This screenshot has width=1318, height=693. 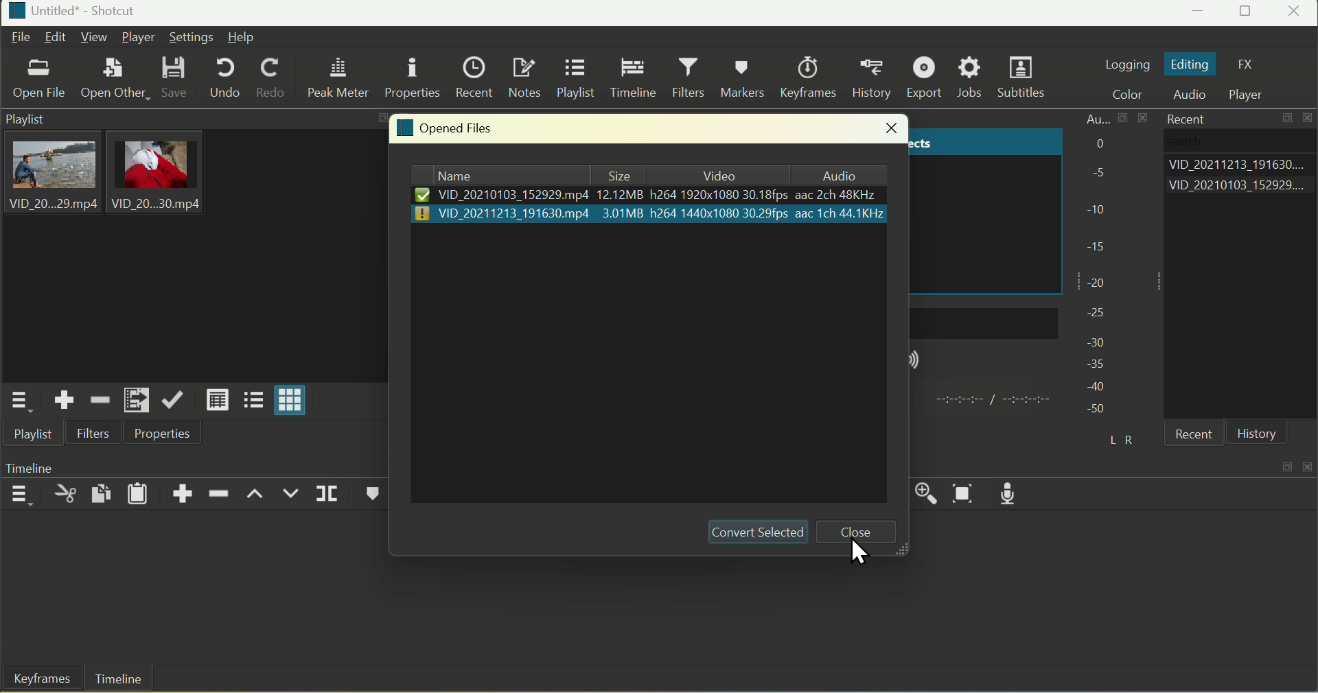 What do you see at coordinates (691, 78) in the screenshot?
I see `Filters` at bounding box center [691, 78].